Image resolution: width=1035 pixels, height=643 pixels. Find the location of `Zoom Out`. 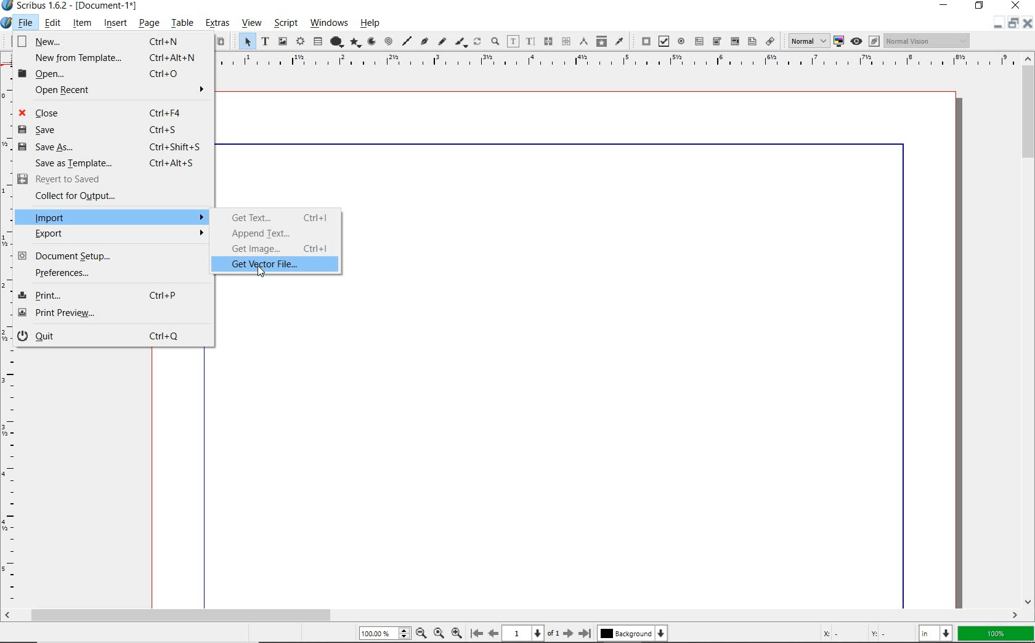

Zoom Out is located at coordinates (421, 633).